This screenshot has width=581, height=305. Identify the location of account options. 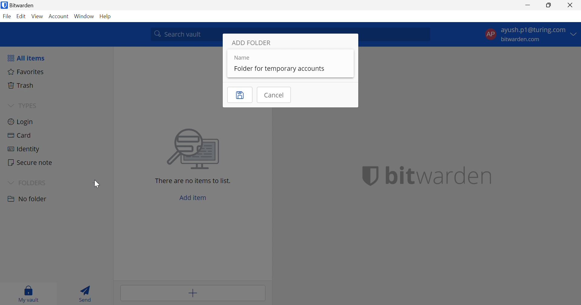
(531, 35).